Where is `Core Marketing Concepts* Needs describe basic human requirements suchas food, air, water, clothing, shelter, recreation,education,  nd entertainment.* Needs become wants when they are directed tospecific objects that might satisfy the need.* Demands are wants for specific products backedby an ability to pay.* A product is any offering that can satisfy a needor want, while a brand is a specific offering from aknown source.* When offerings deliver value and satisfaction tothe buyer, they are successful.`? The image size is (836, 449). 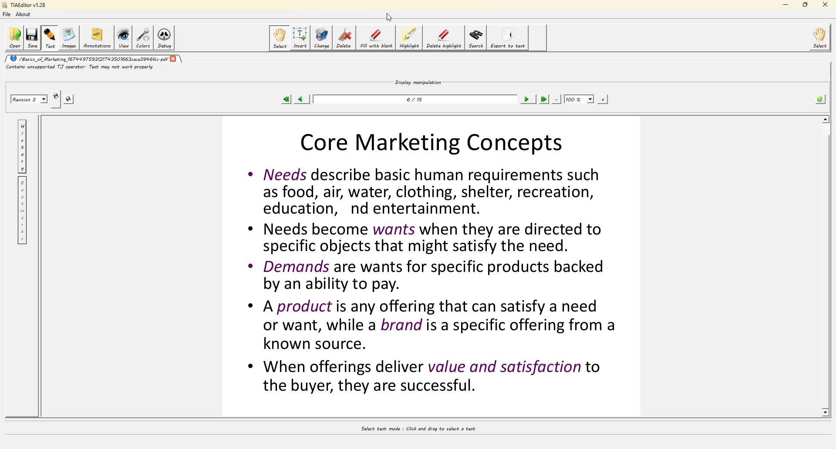 Core Marketing Concepts* Needs describe basic human requirements suchas food, air, water, clothing, shelter, recreation,education,  nd entertainment.* Needs become wants when they are directed tospecific objects that might satisfy the need.* Demands are wants for specific products backedby an ability to pay.* A product is any offering that can satisfy a needor want, while a brand is a specific offering from aknown source.* When offerings deliver value and satisfaction tothe buyer, they are successful. is located at coordinates (430, 271).